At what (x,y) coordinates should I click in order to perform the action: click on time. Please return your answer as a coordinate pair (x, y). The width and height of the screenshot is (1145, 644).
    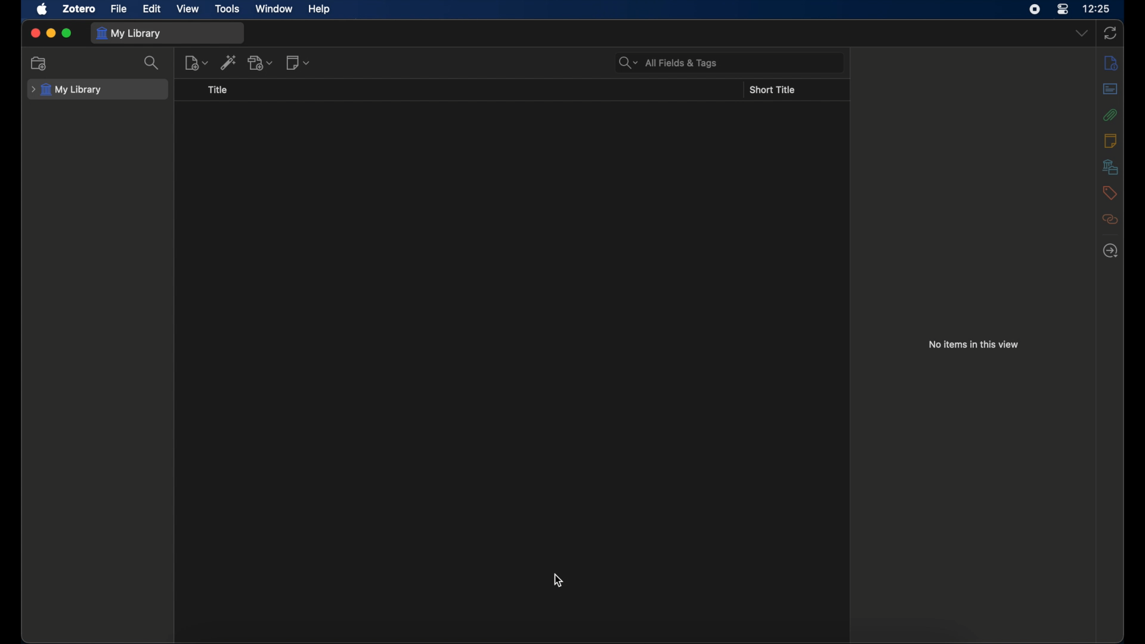
    Looking at the image, I should click on (1097, 9).